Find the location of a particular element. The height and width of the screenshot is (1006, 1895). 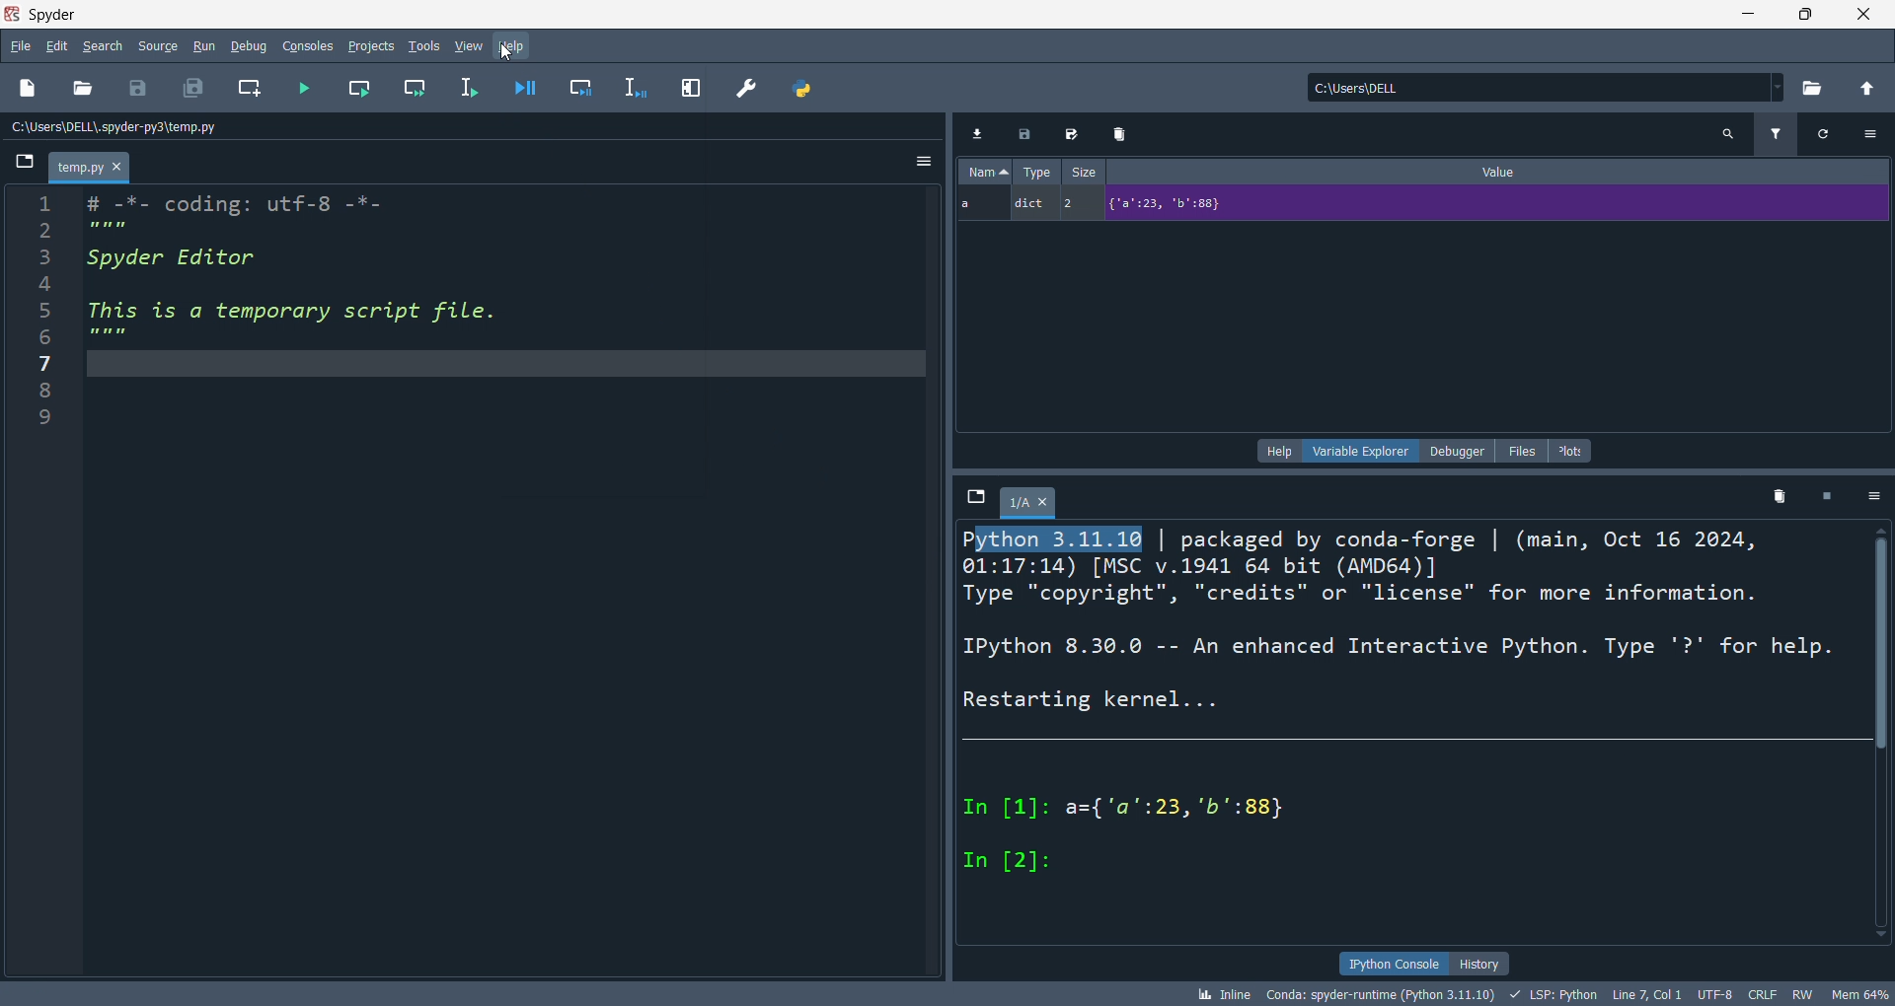

debug line is located at coordinates (638, 89).